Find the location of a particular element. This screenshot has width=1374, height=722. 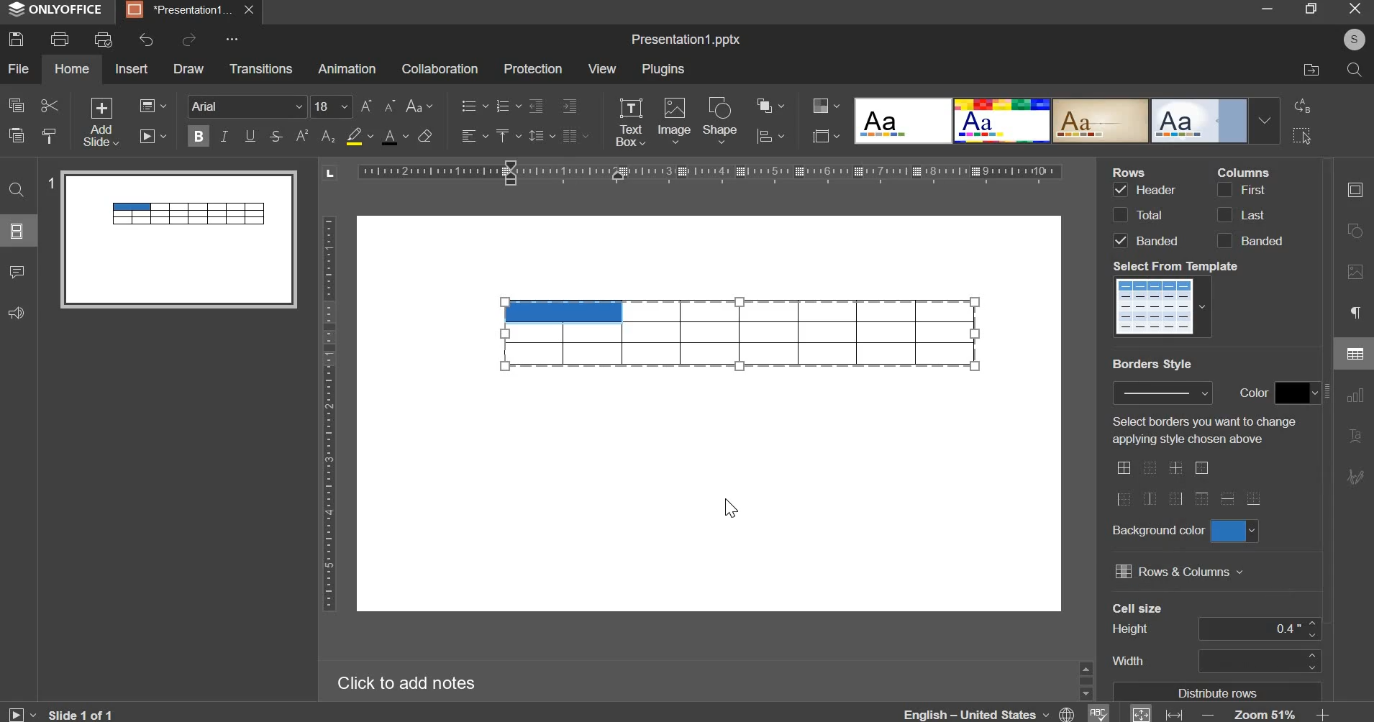

border color is located at coordinates (1297, 393).